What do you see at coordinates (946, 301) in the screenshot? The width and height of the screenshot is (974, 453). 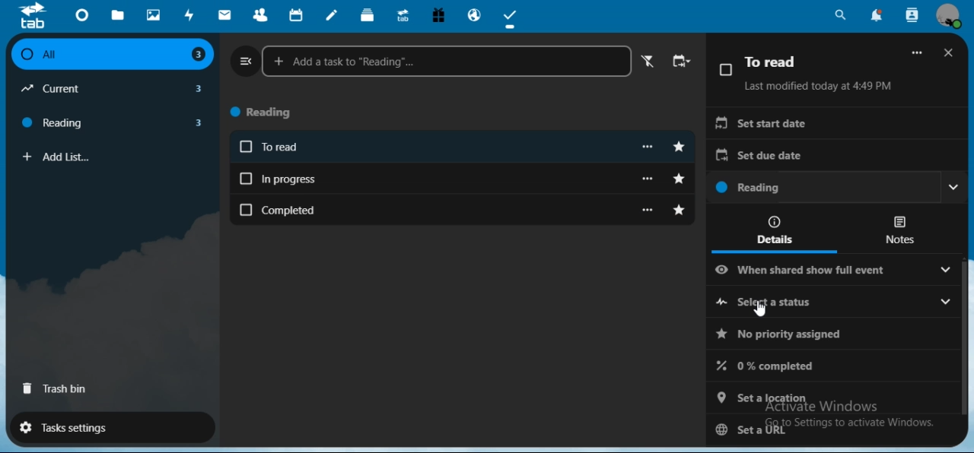 I see `Drop down` at bounding box center [946, 301].